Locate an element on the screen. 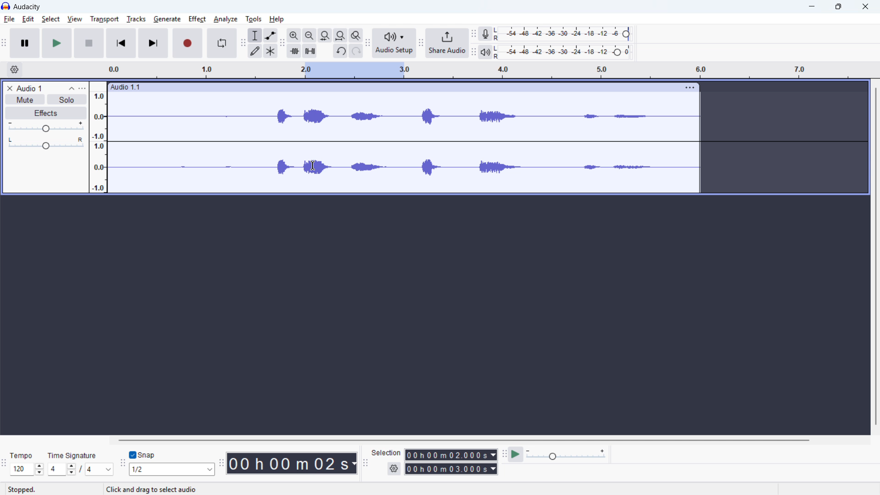 The height and width of the screenshot is (495, 880). Audio setup is located at coordinates (394, 43).